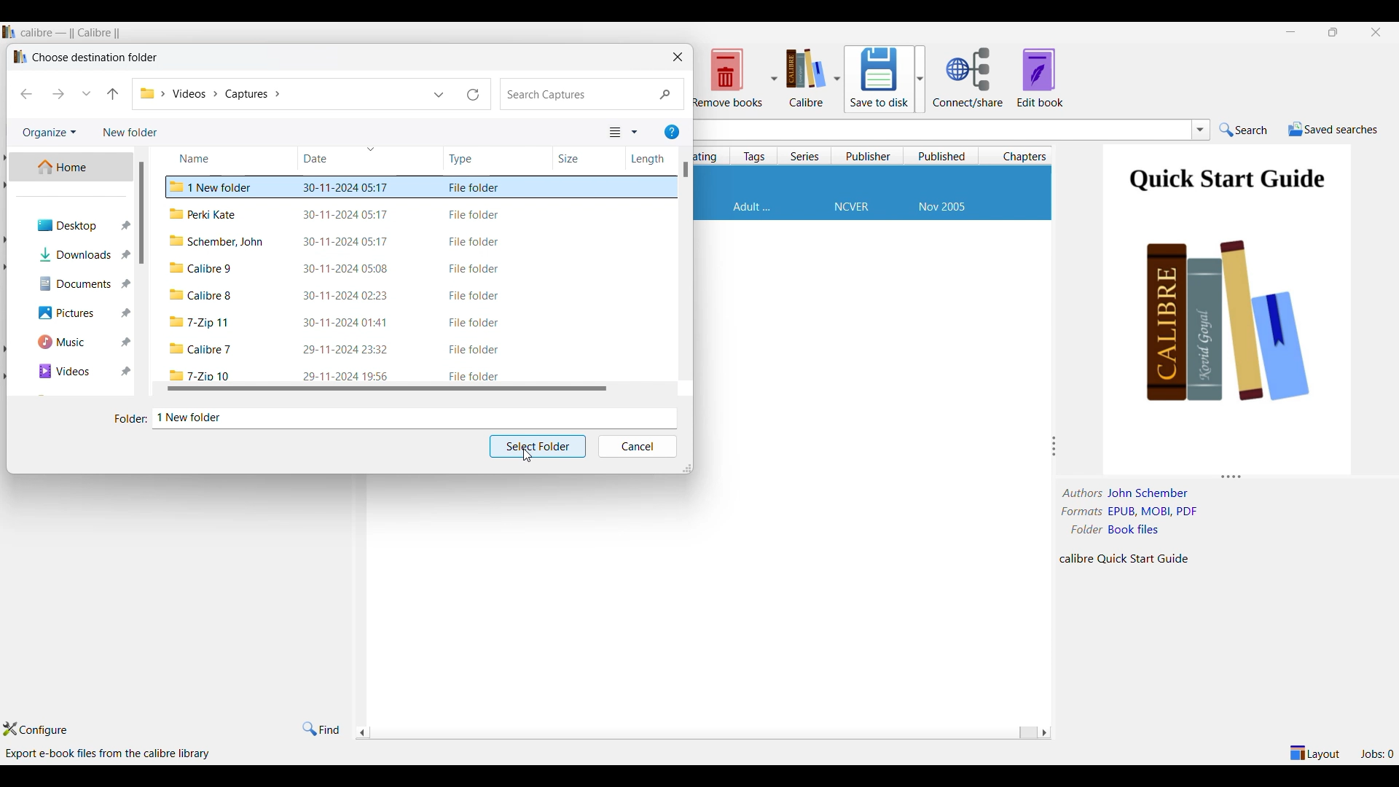  I want to click on Horizontal slide bar, so click(699, 734).